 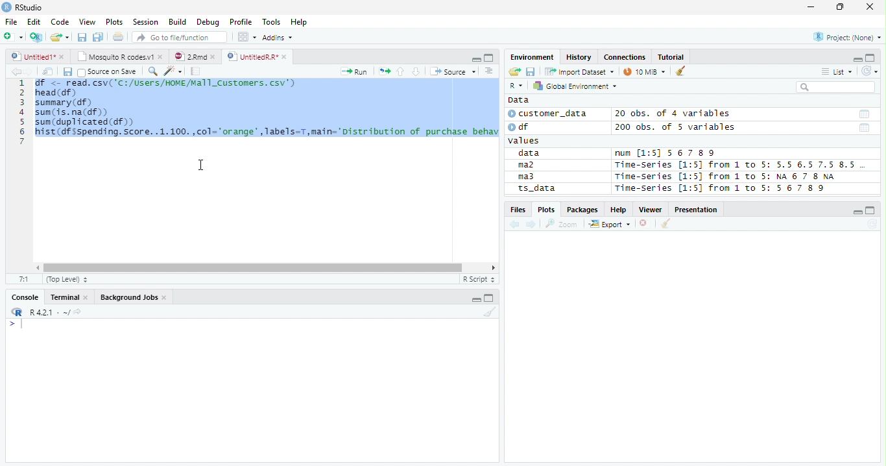 I want to click on Clean, so click(x=682, y=70).